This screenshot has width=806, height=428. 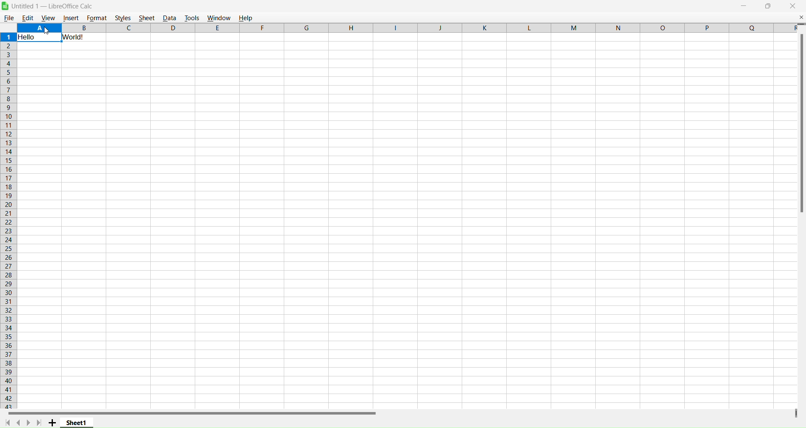 What do you see at coordinates (169, 18) in the screenshot?
I see `Data` at bounding box center [169, 18].